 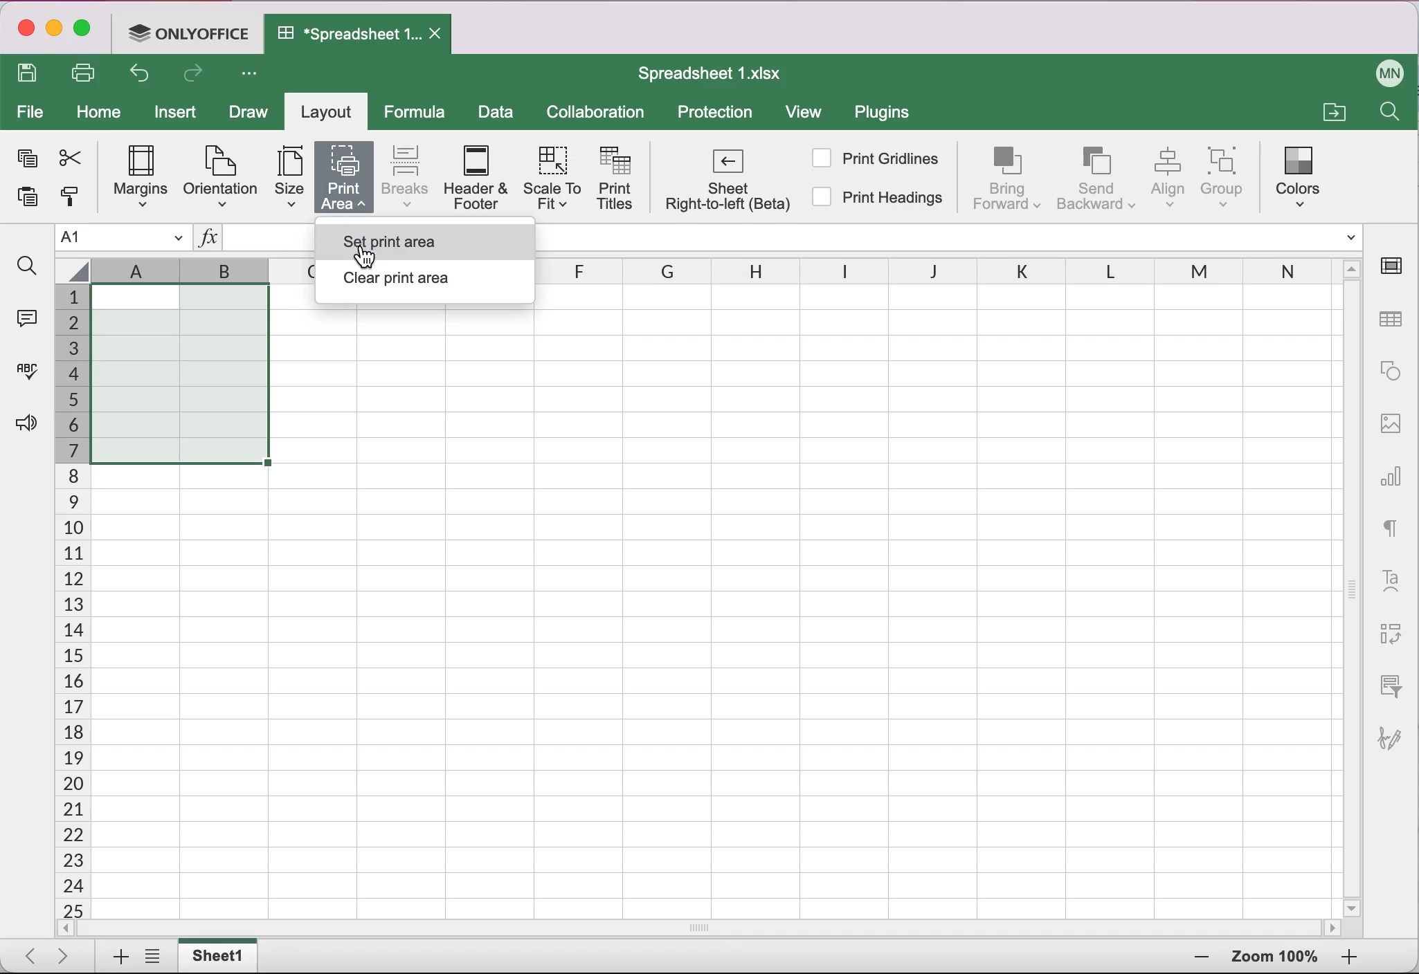 What do you see at coordinates (1393, 320) in the screenshot?
I see `table` at bounding box center [1393, 320].